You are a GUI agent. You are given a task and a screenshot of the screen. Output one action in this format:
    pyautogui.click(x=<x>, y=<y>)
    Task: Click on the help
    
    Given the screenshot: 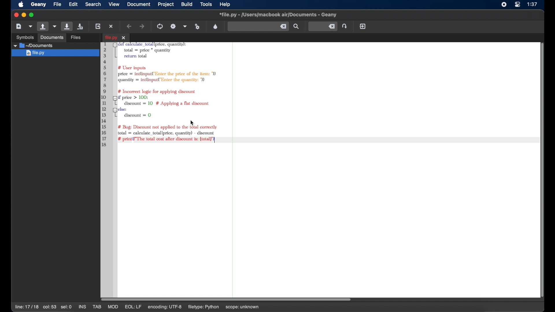 What is the action you would take?
    pyautogui.click(x=225, y=4)
    